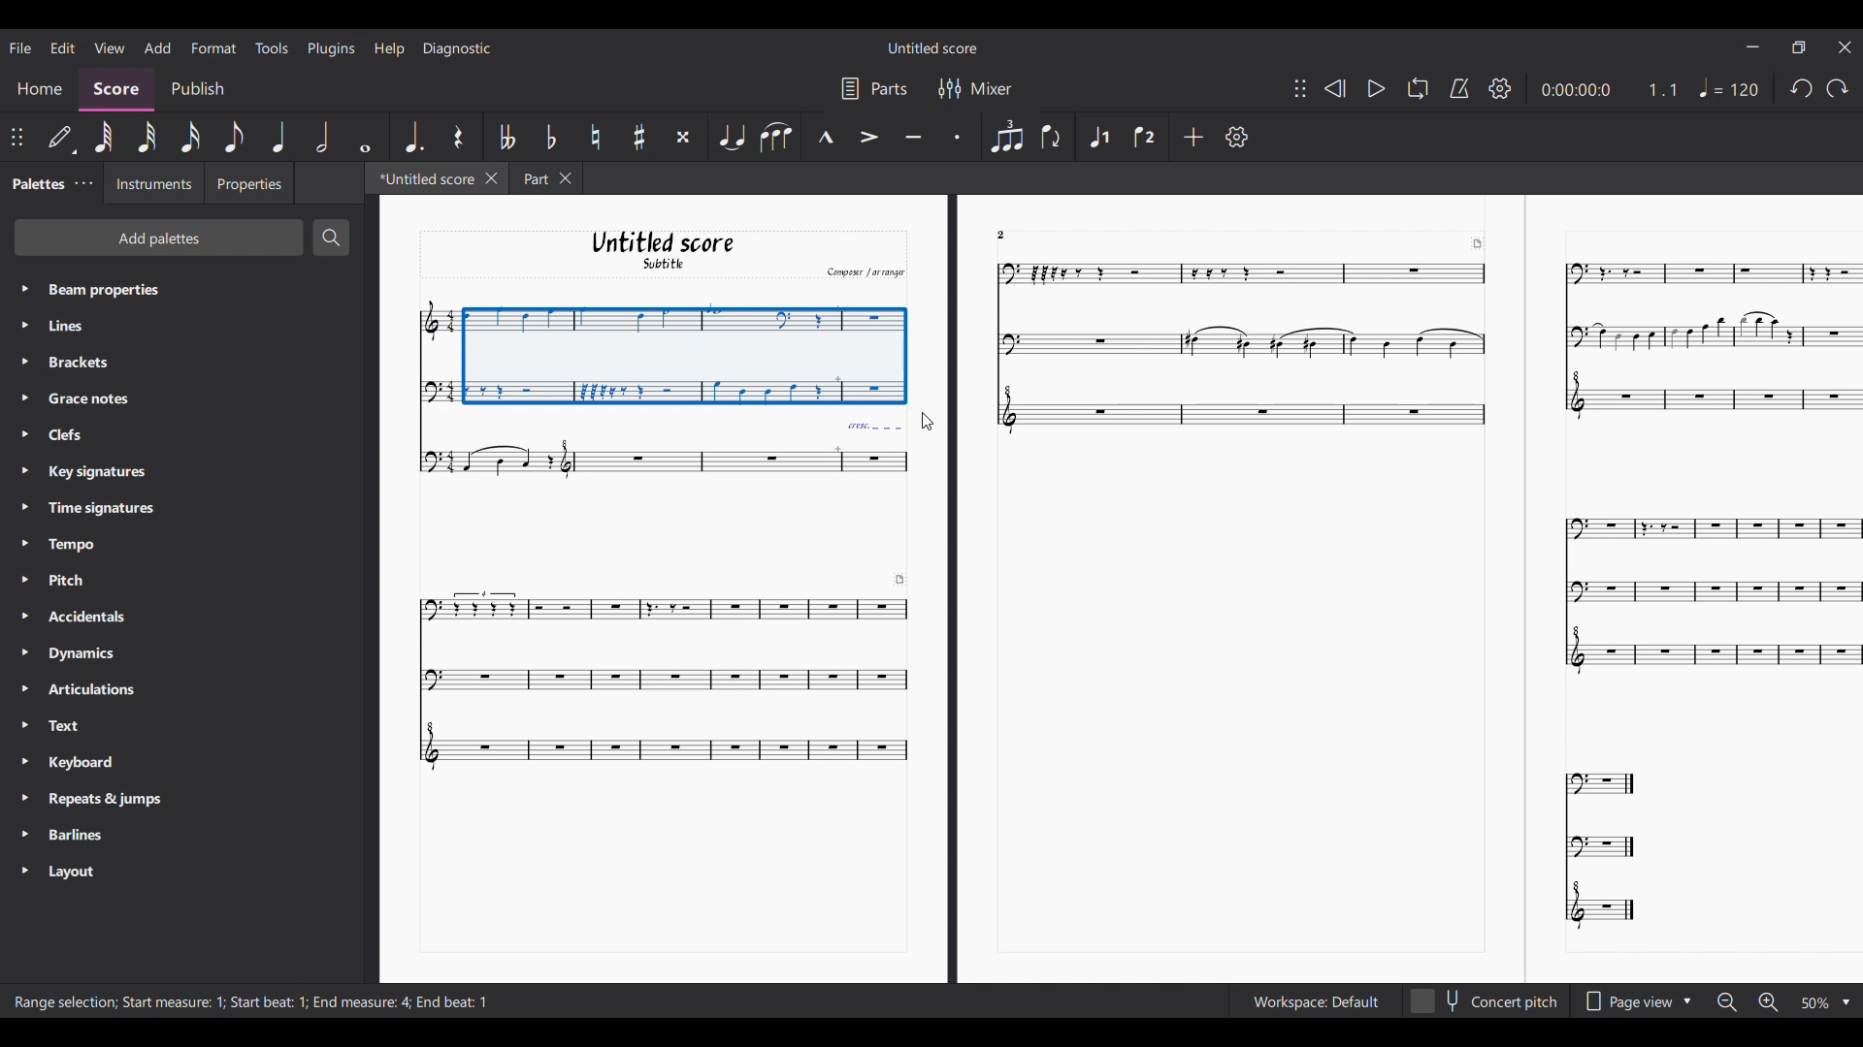 The image size is (1863, 1047). Describe the element at coordinates (825, 137) in the screenshot. I see `Marcato` at that location.